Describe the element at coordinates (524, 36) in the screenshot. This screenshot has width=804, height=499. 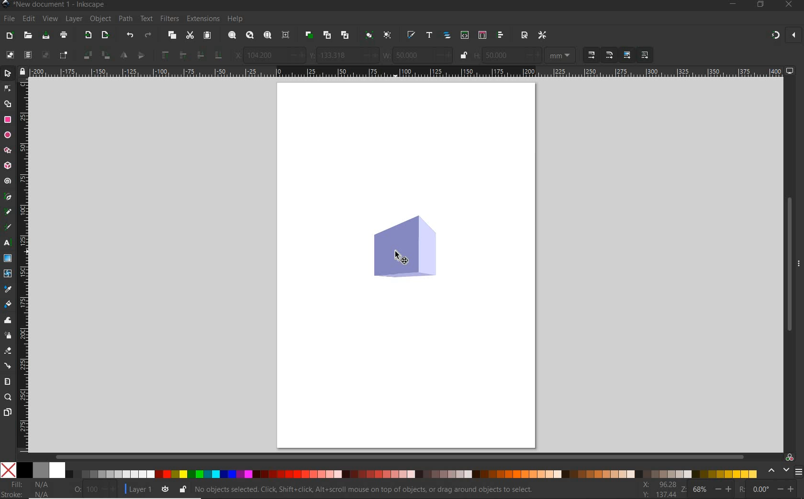
I see `open document properties` at that location.